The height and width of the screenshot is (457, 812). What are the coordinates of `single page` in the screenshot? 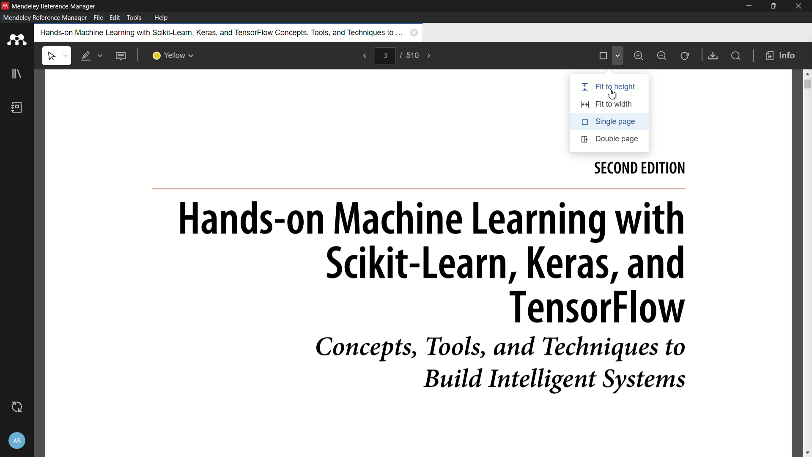 It's located at (609, 121).